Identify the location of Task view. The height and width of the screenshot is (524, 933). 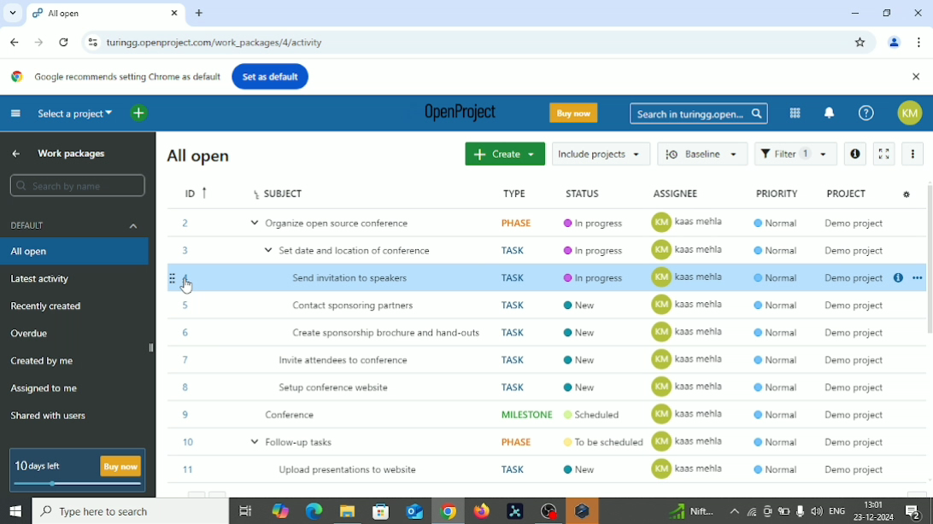
(245, 513).